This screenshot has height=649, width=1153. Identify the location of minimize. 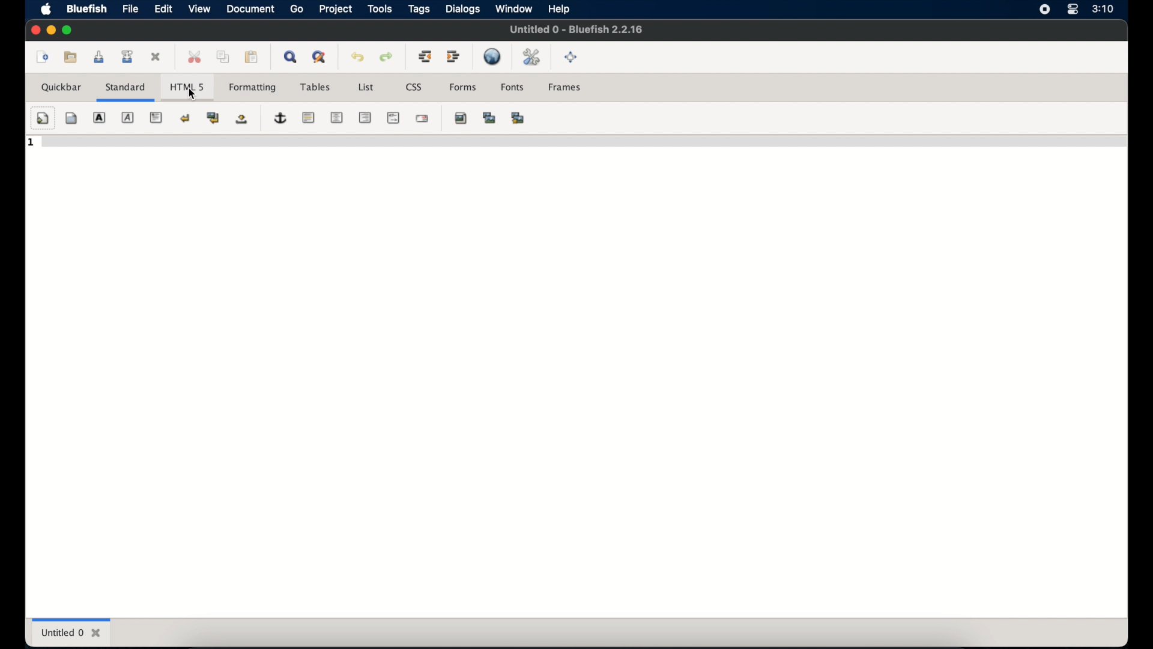
(50, 31).